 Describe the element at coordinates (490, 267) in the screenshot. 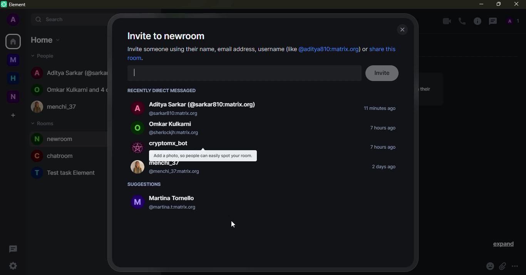

I see `emoji` at that location.